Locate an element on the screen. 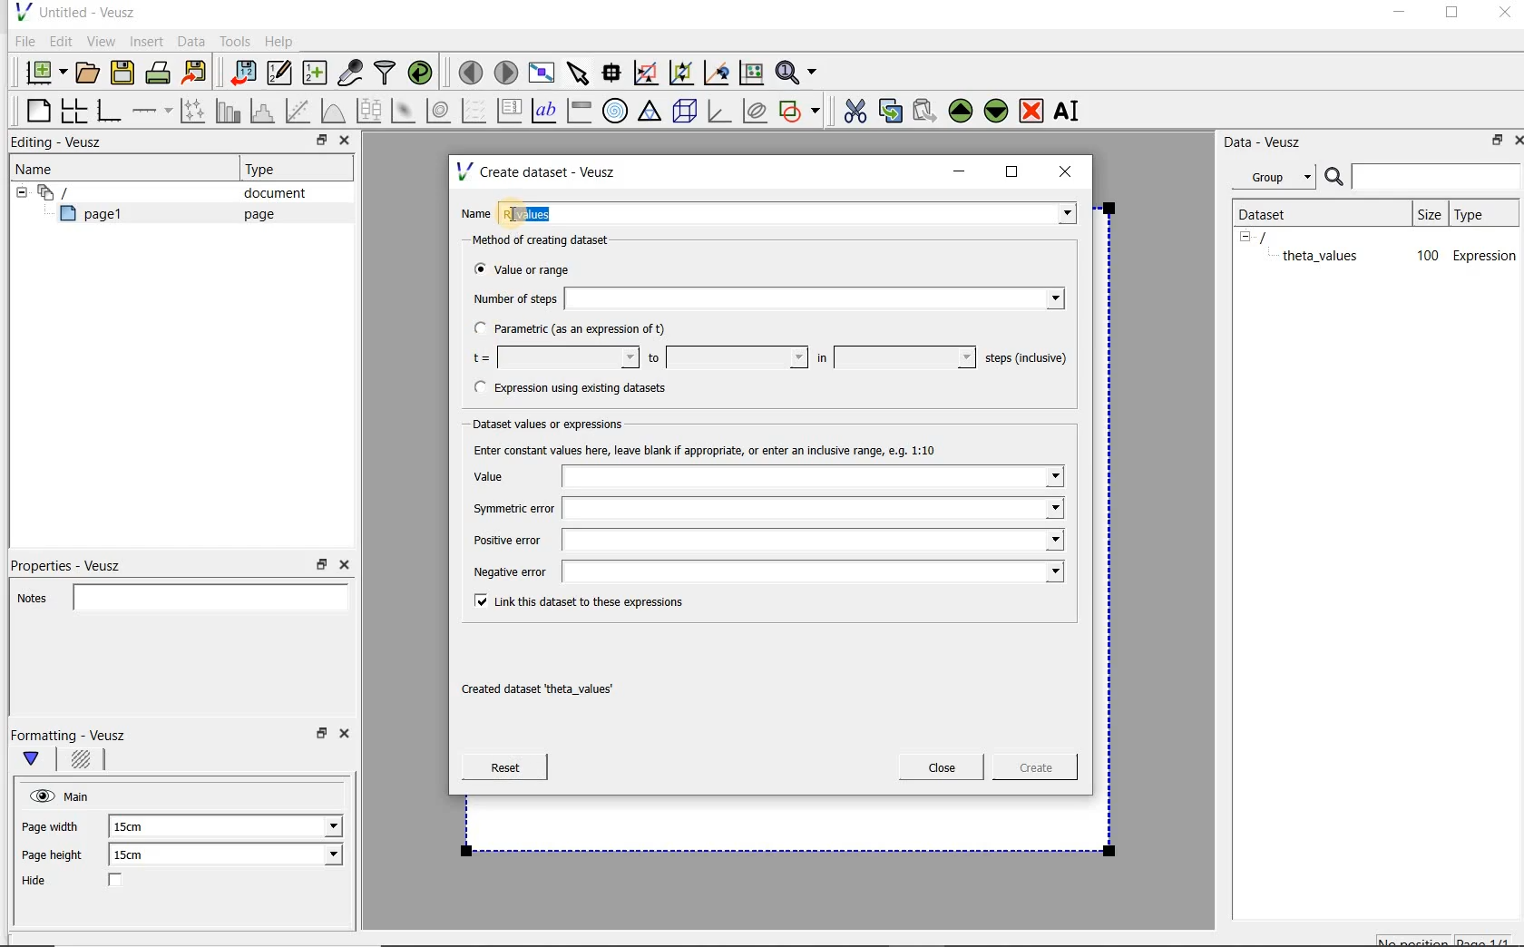  Close is located at coordinates (343, 565).